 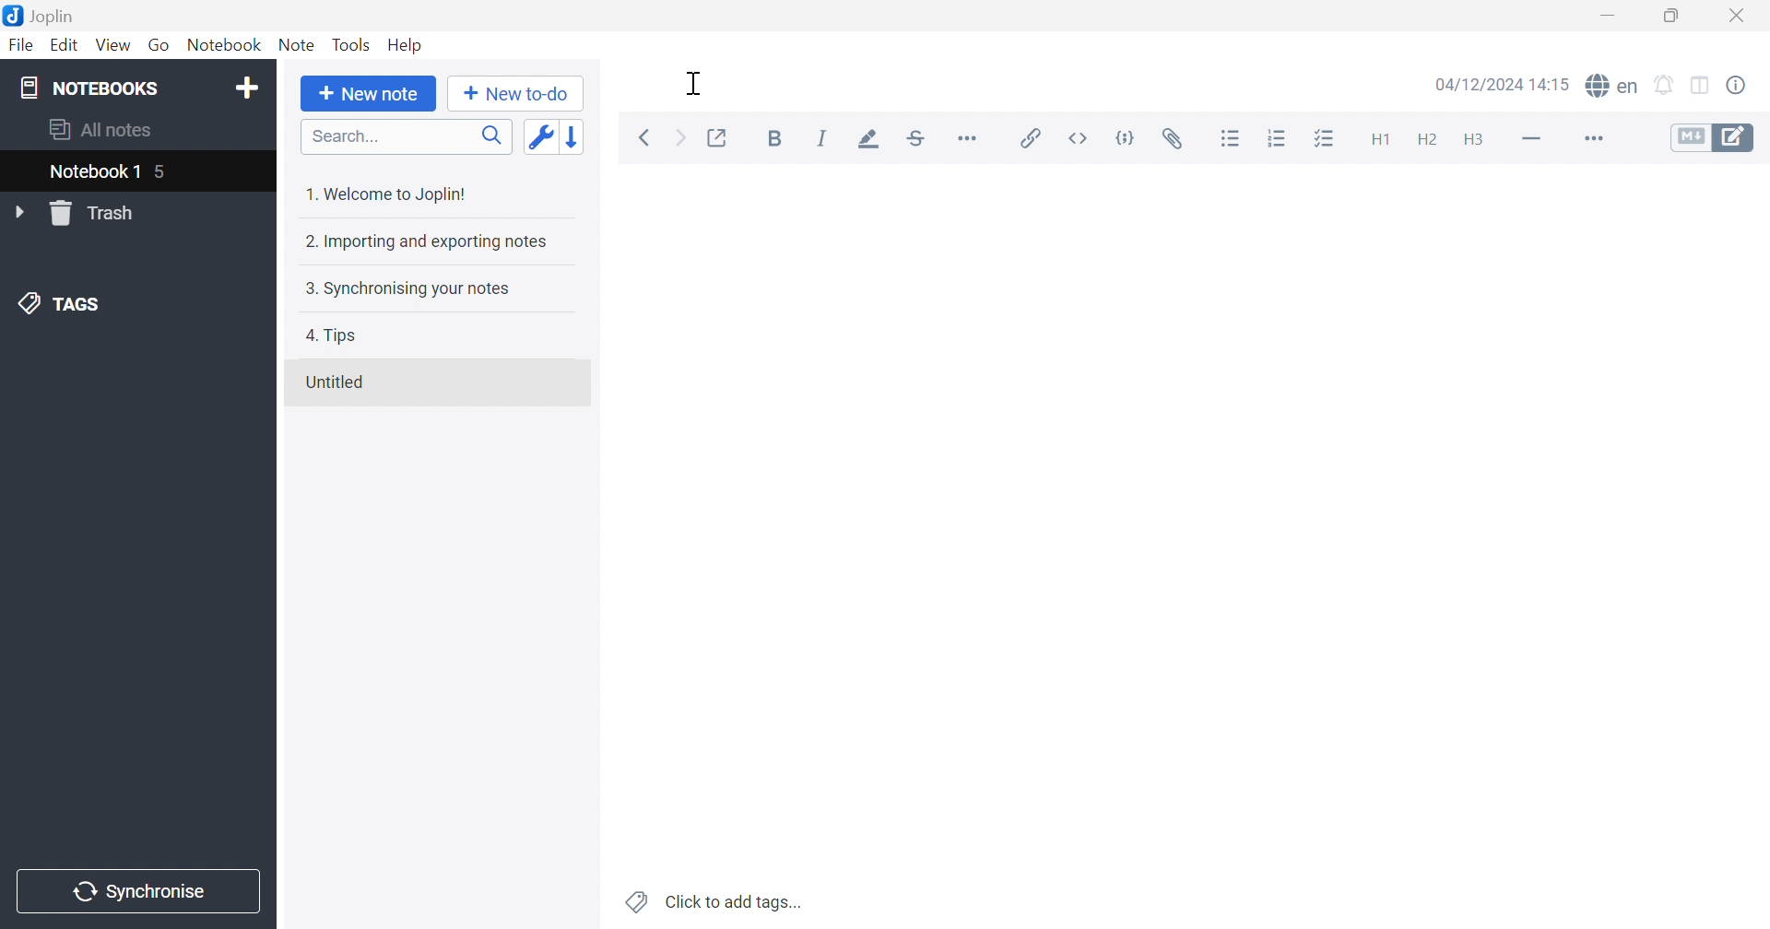 I want to click on Bold, so click(x=780, y=140).